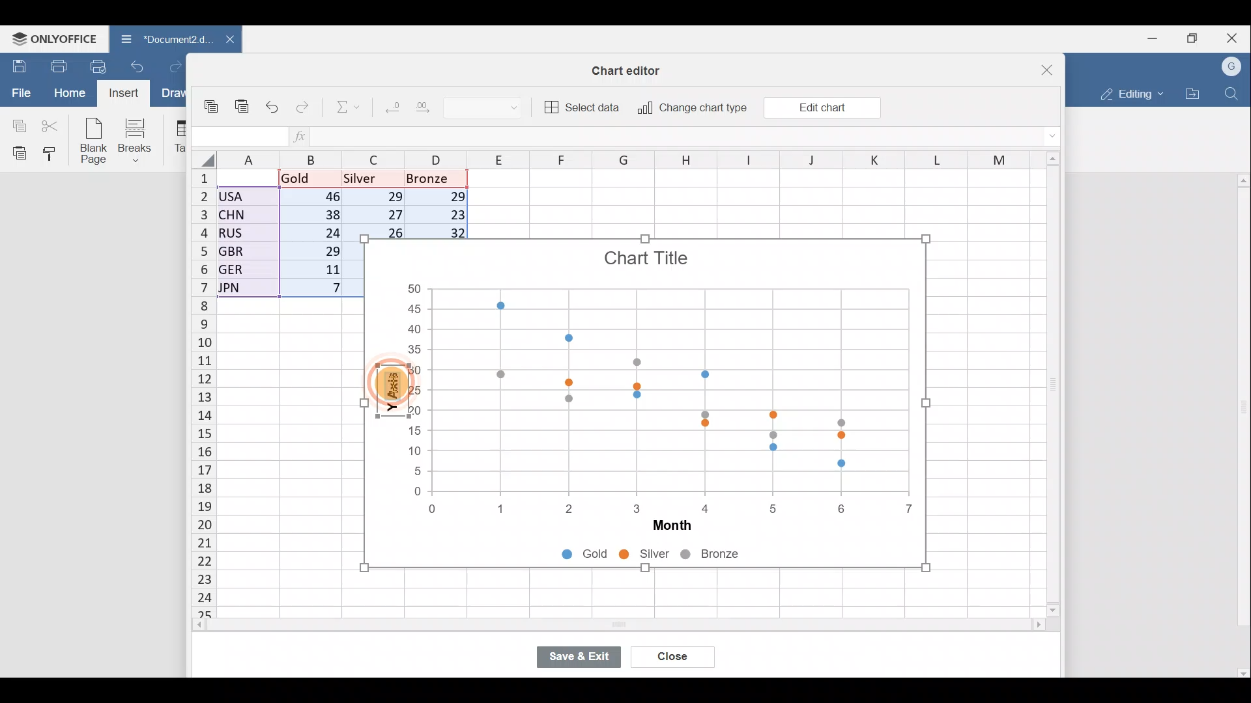  I want to click on Close, so click(1039, 65).